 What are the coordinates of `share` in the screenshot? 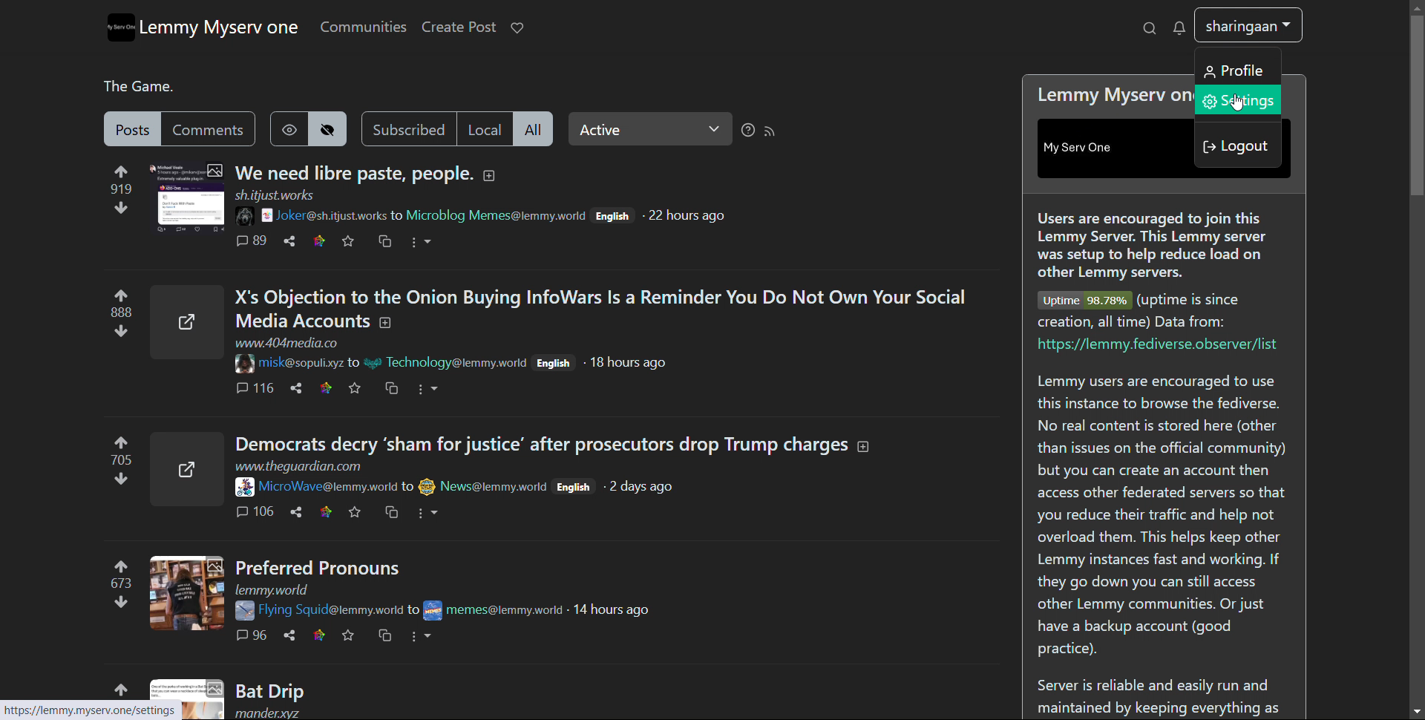 It's located at (289, 242).